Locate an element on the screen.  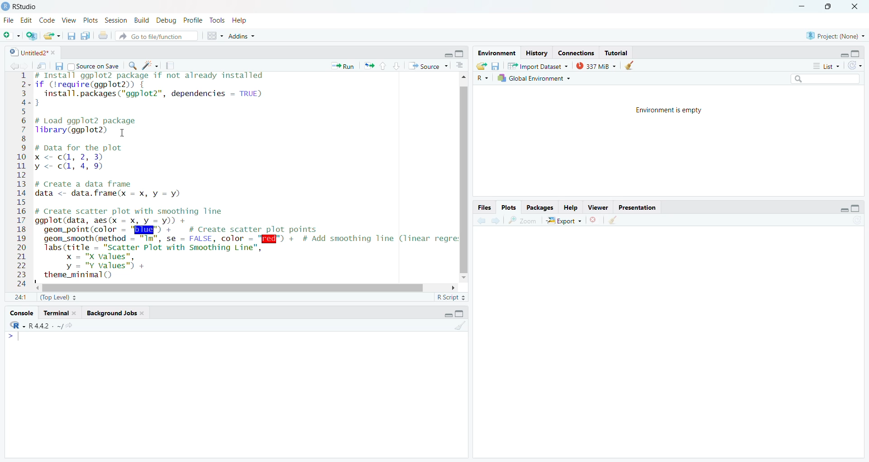
hide console is located at coordinates (856, 54).